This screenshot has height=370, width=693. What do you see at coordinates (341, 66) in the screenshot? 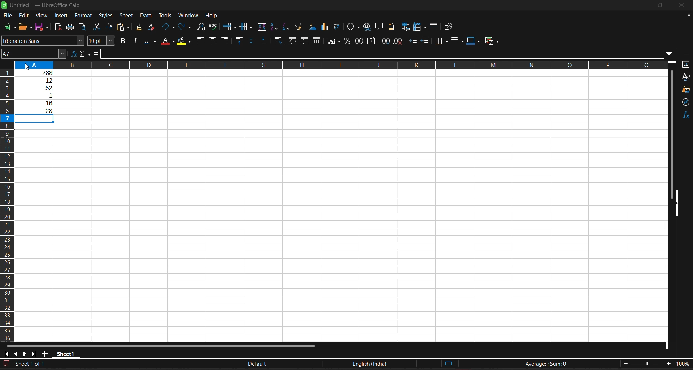
I see `column name` at bounding box center [341, 66].